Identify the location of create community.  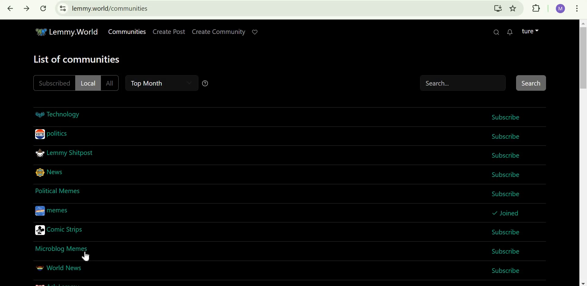
(218, 31).